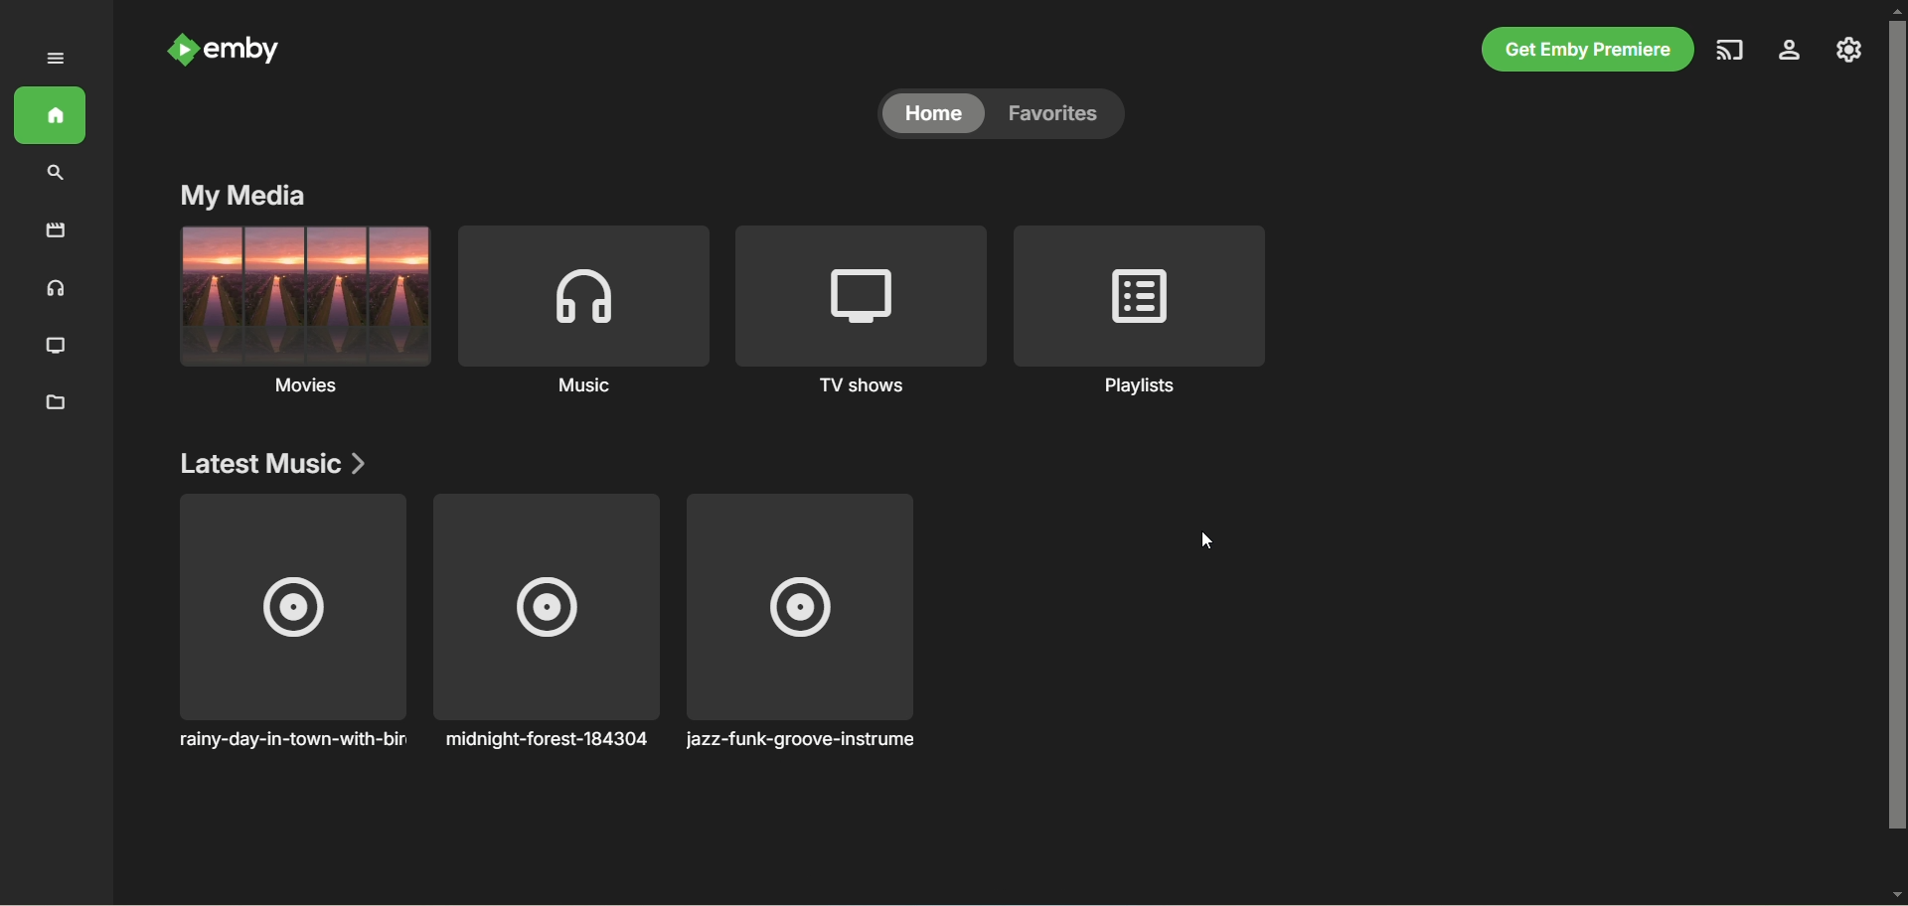 This screenshot has width=1908, height=906. I want to click on emby, so click(242, 50).